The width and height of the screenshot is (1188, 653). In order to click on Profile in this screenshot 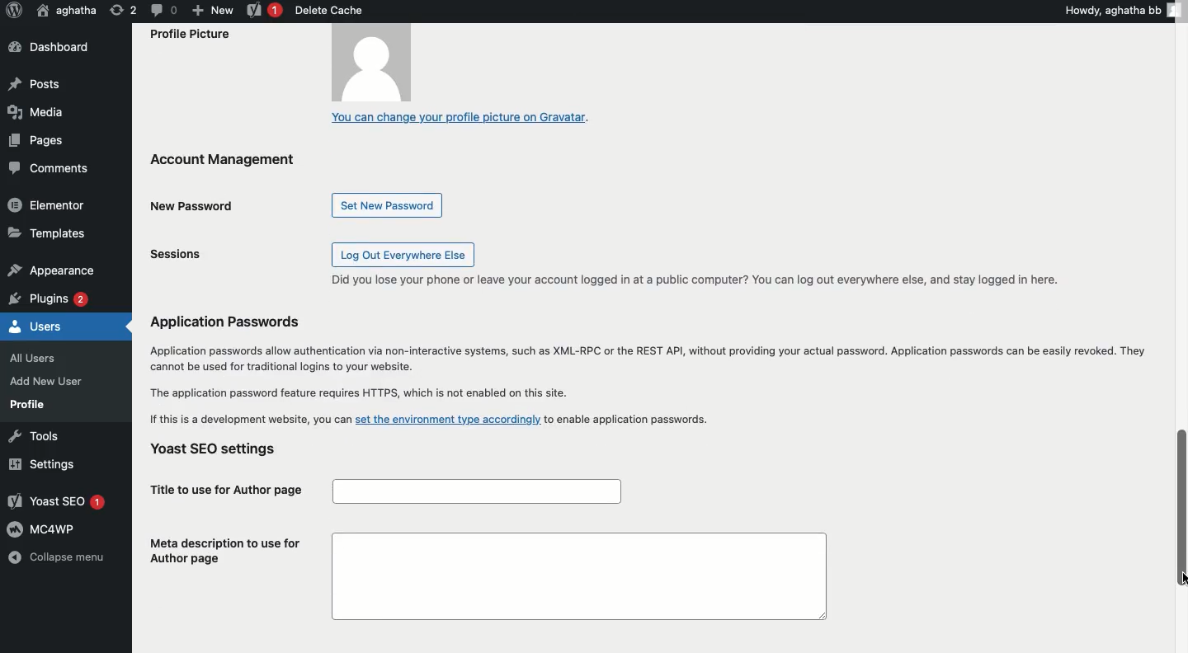, I will do `click(28, 404)`.